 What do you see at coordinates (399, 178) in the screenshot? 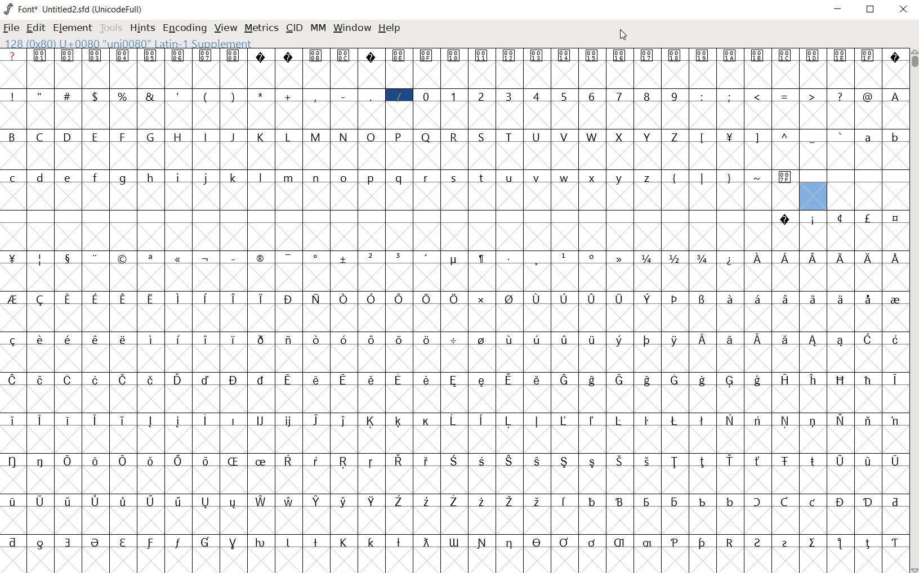
I see `glyph` at bounding box center [399, 178].